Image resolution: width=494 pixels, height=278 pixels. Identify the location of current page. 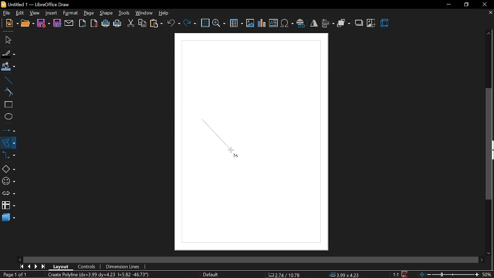
(16, 275).